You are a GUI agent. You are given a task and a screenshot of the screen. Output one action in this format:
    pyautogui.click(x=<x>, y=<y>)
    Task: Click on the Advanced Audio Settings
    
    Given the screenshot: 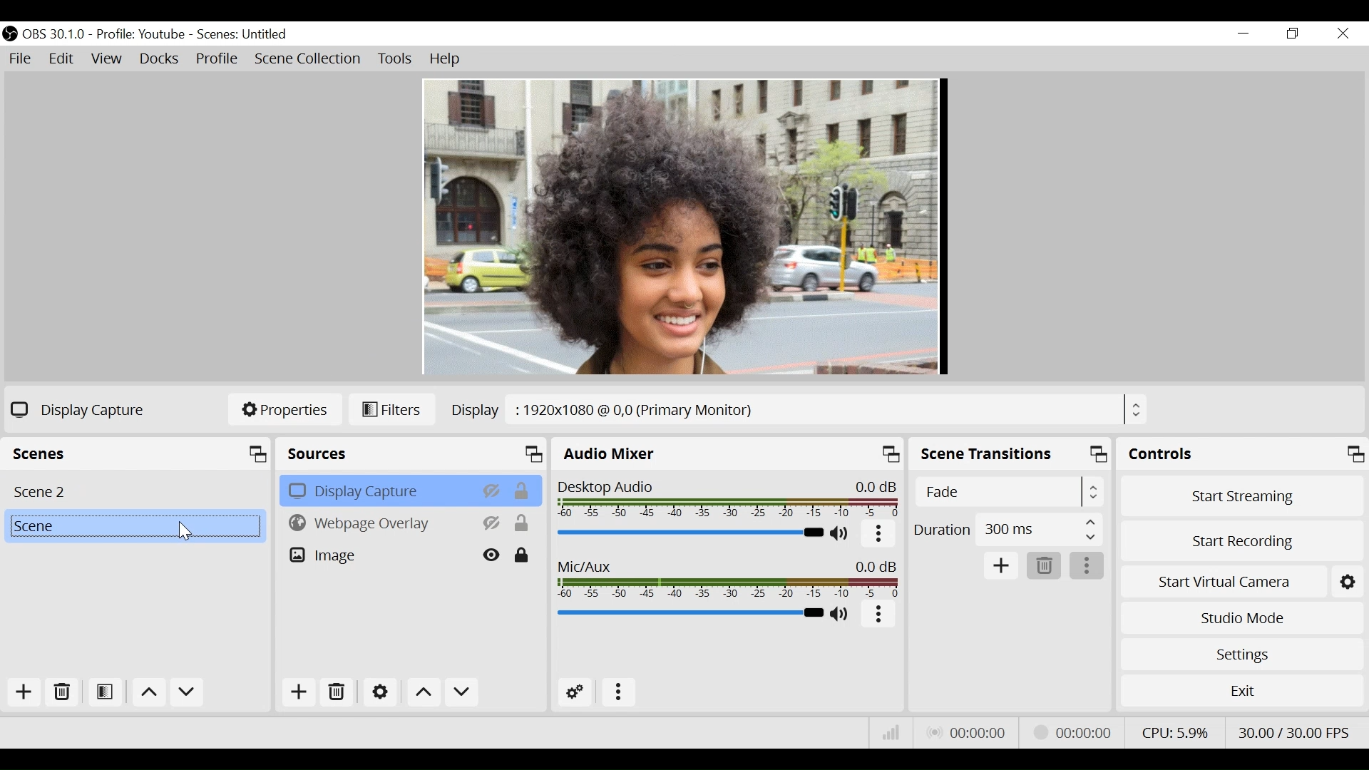 What is the action you would take?
    pyautogui.click(x=575, y=692)
    